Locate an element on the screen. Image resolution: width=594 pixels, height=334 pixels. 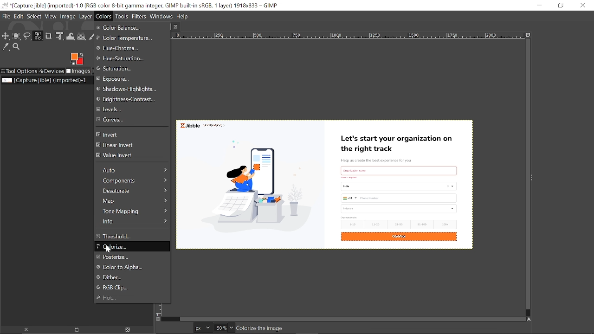
Unit of the current image is located at coordinates (203, 328).